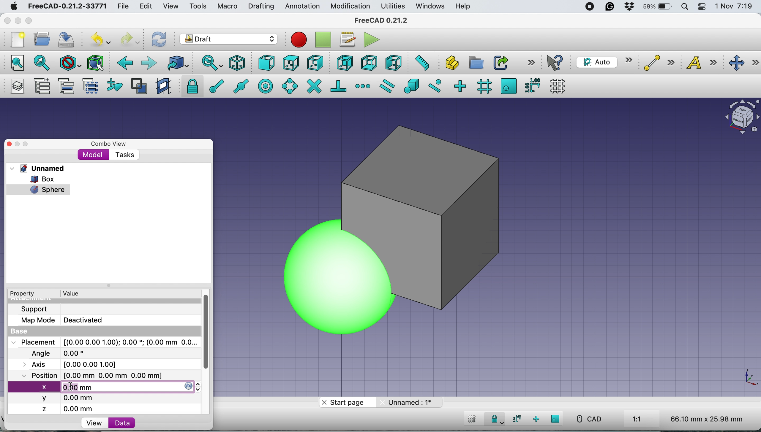 This screenshot has height=432, width=761. I want to click on spotlight search, so click(684, 7).